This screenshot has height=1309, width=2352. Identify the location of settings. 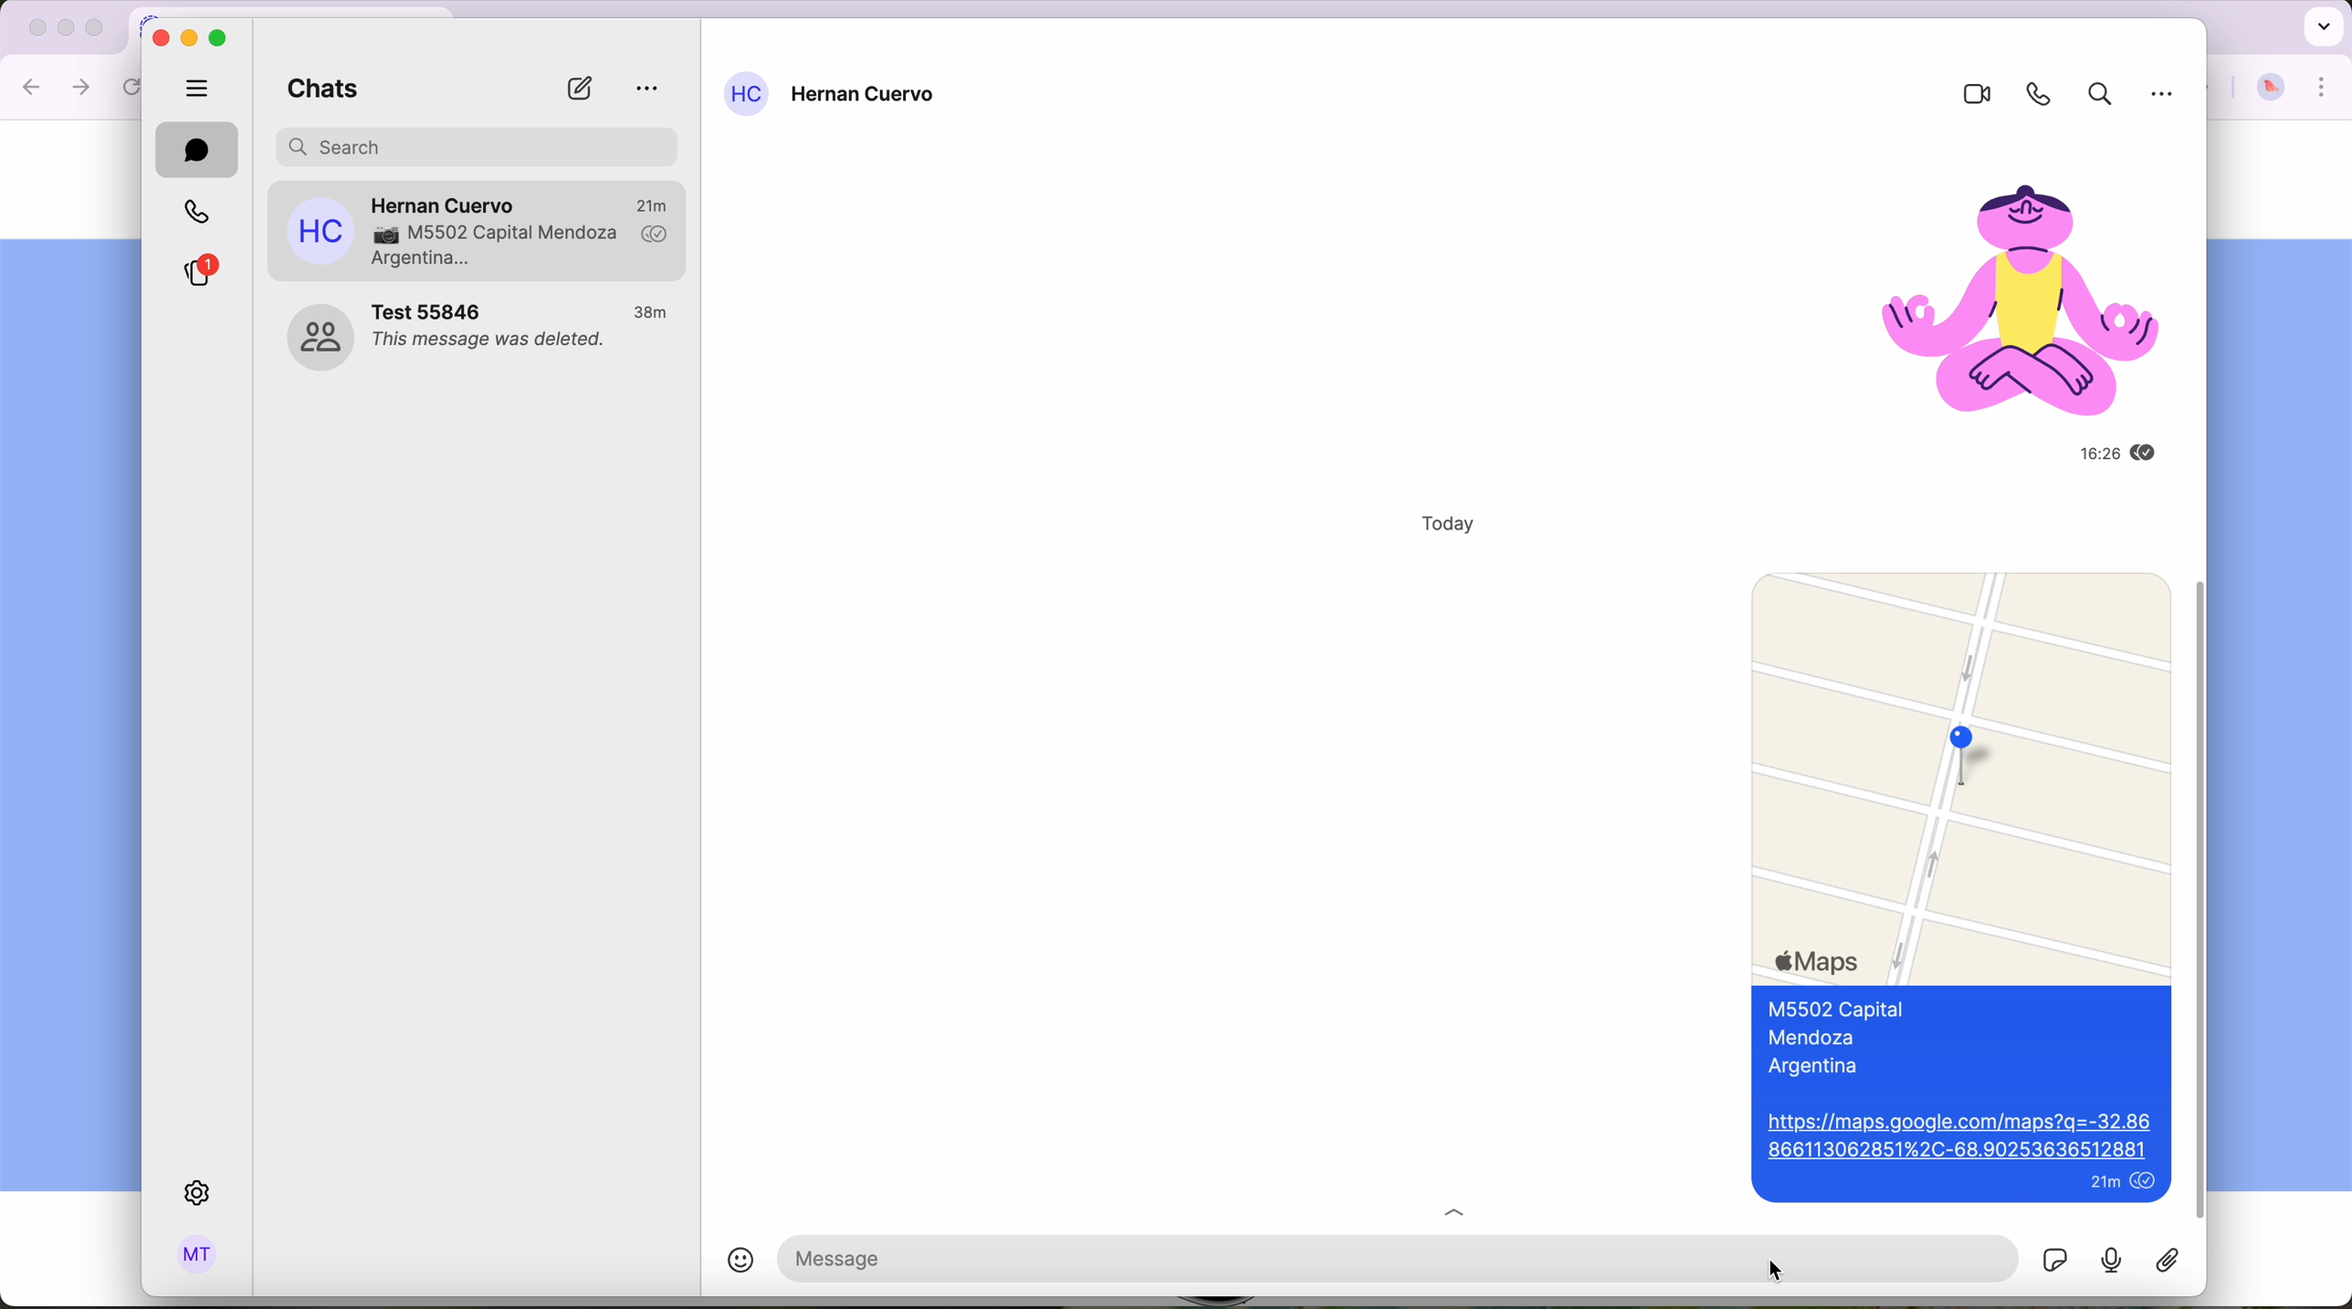
(201, 1194).